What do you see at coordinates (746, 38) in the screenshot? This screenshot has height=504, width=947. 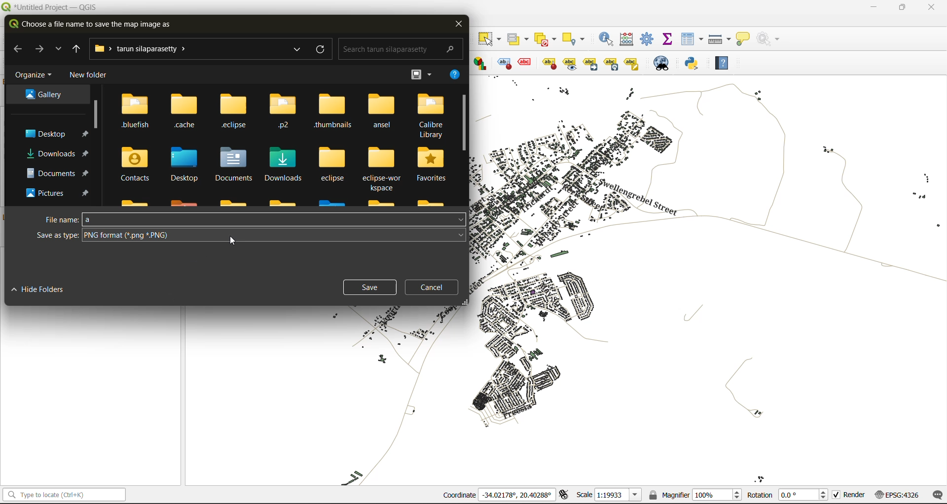 I see `show tips` at bounding box center [746, 38].